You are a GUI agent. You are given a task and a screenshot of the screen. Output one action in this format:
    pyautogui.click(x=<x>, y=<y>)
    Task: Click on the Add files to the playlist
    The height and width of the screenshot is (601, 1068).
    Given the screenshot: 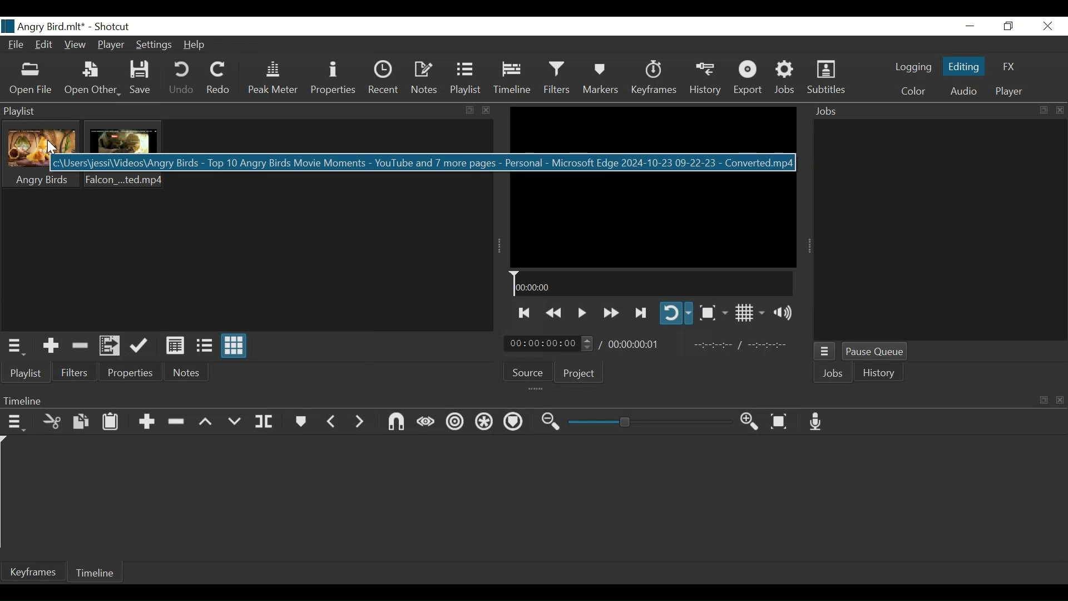 What is the action you would take?
    pyautogui.click(x=111, y=346)
    